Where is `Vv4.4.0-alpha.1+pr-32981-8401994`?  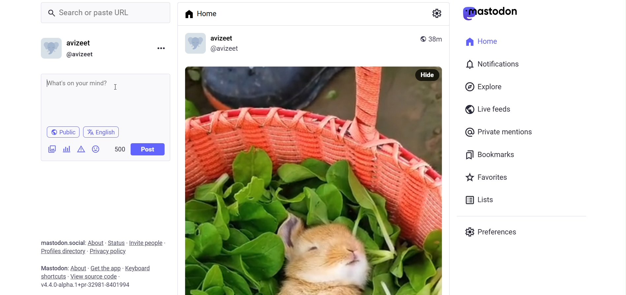
Vv4.4.0-alpha.1+pr-32981-8401994 is located at coordinates (91, 285).